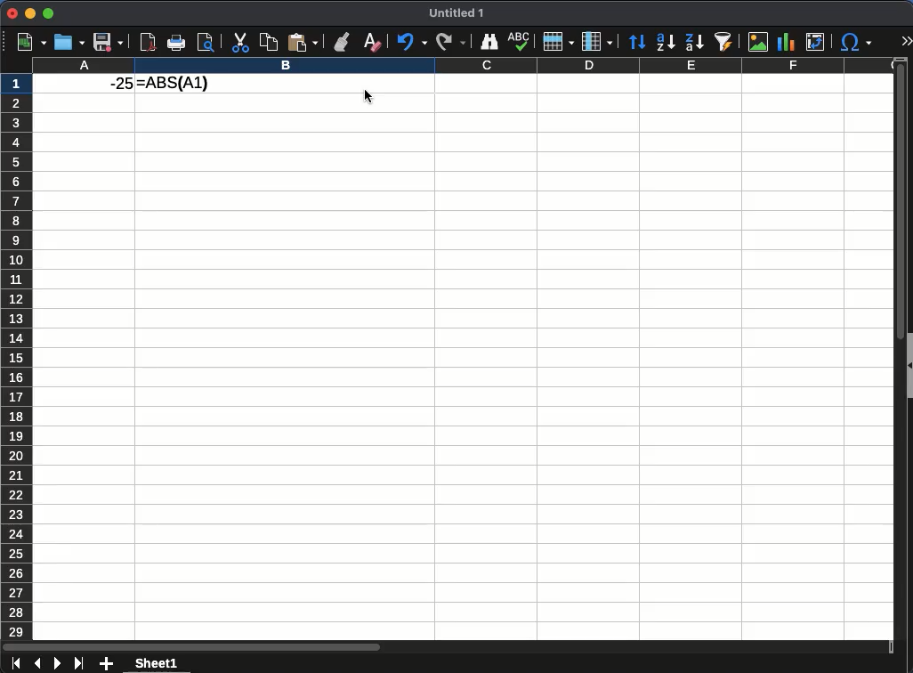 The image size is (913, 673). I want to click on last sheet, so click(79, 663).